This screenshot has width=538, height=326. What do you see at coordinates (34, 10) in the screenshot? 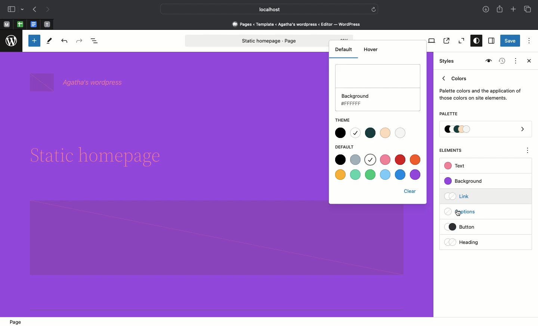
I see `Previous page` at bounding box center [34, 10].